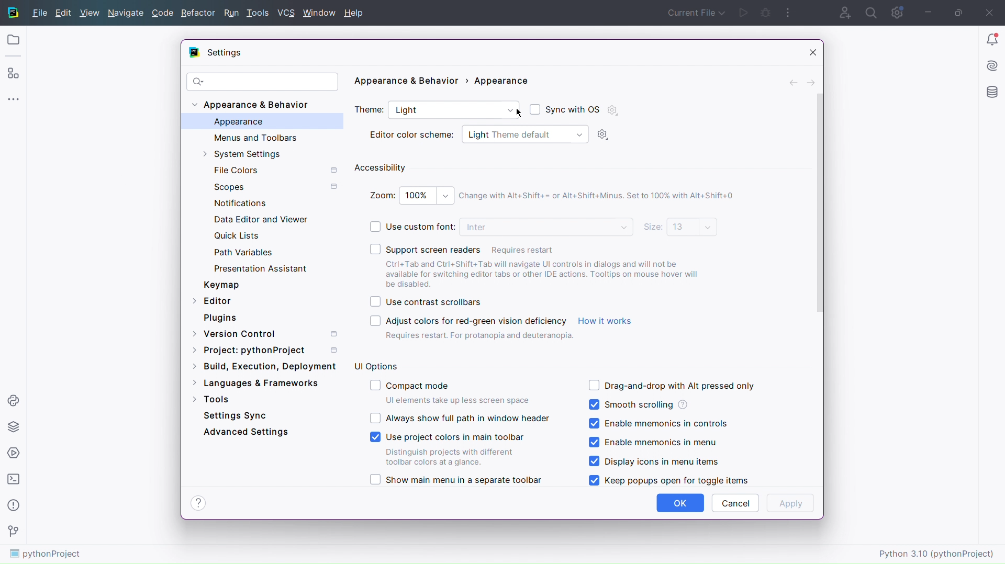  I want to click on Terminal, so click(13, 479).